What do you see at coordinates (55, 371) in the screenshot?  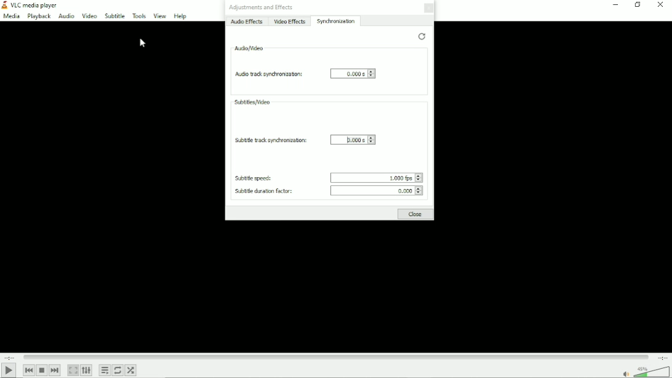 I see `Next` at bounding box center [55, 371].